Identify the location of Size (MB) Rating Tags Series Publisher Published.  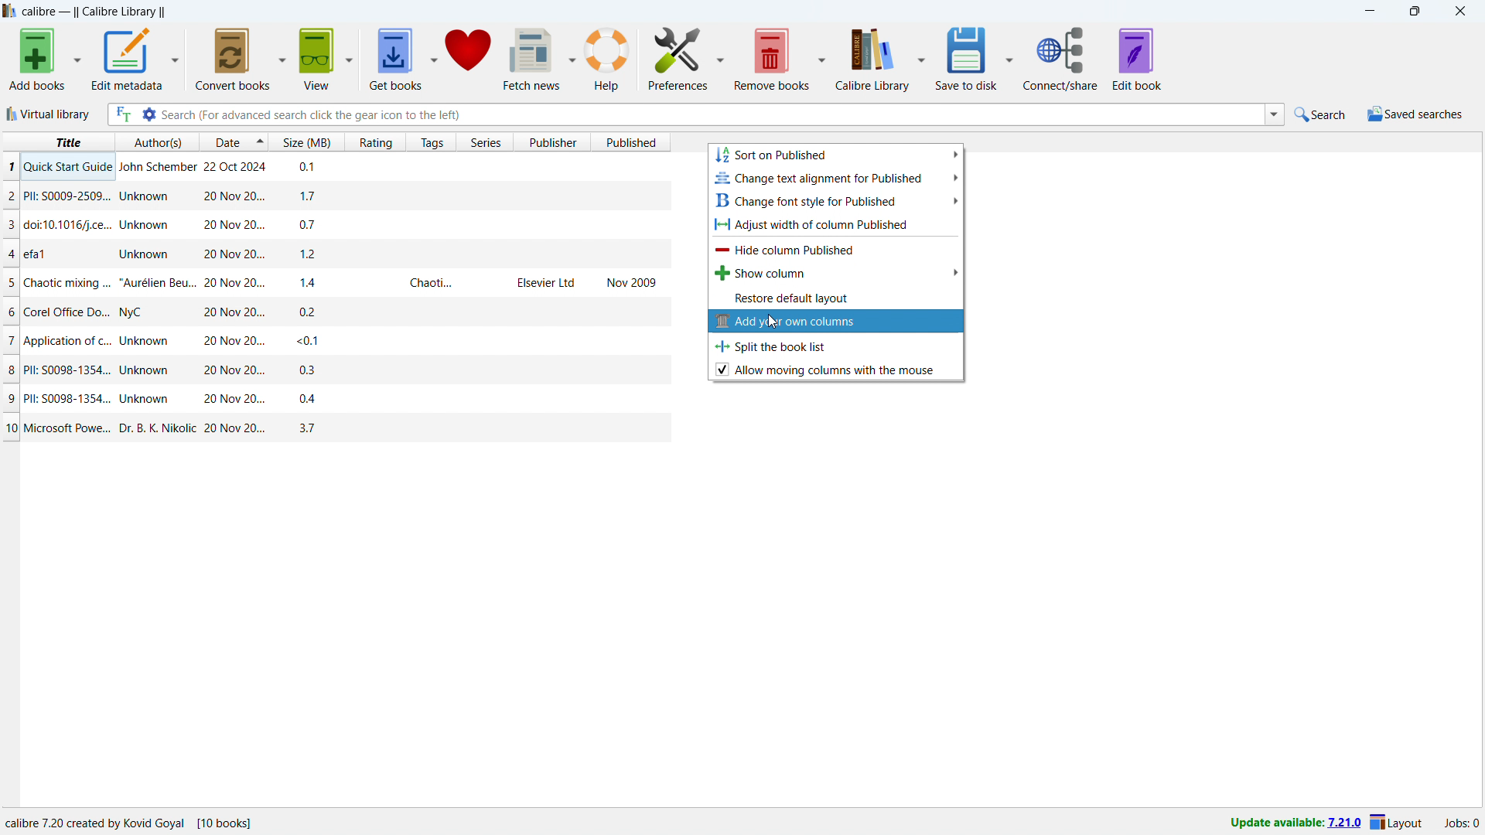
(470, 143).